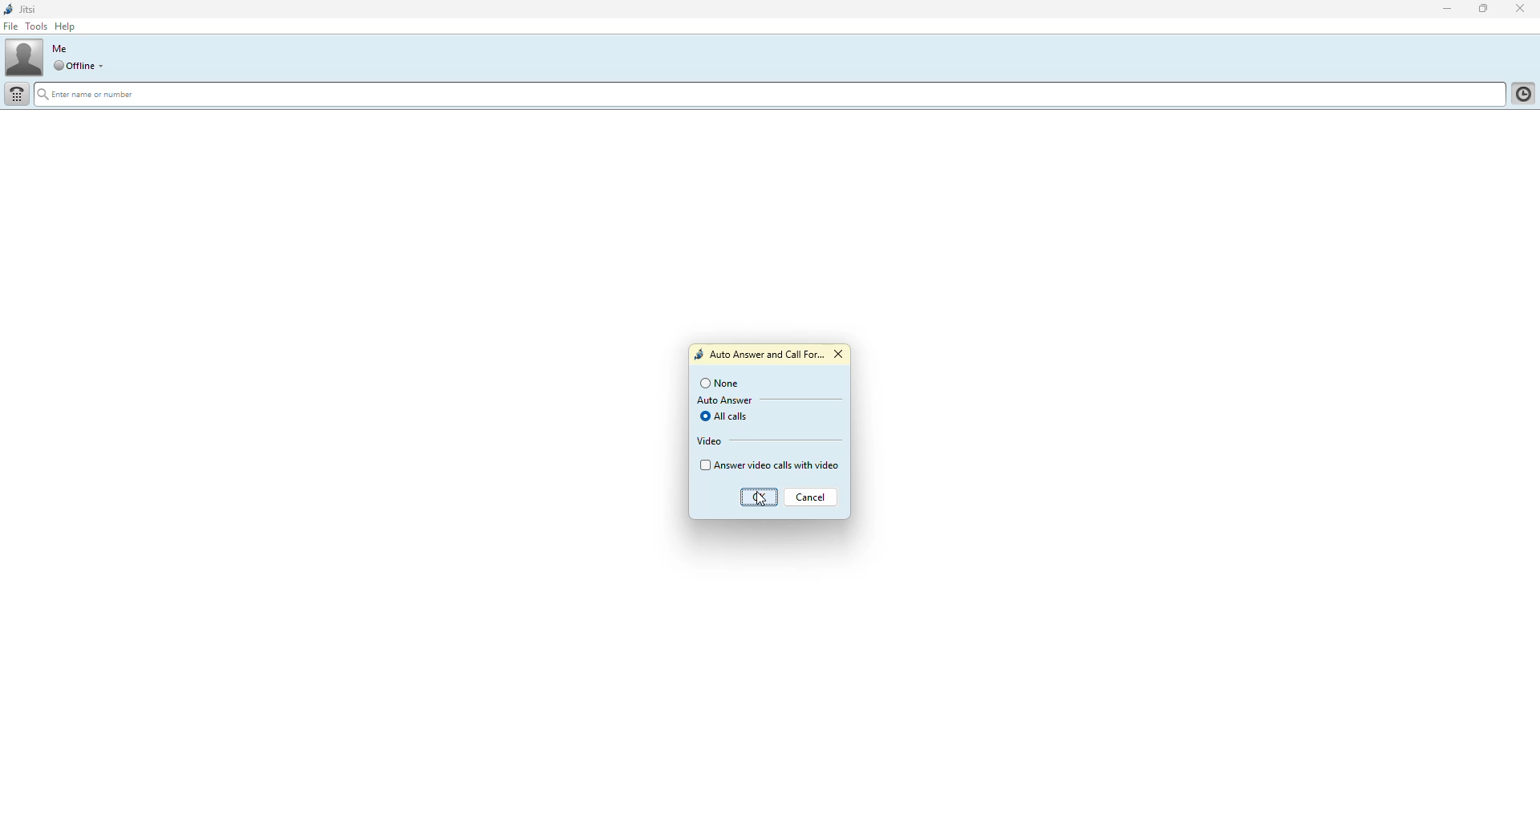  I want to click on cursor, so click(758, 497).